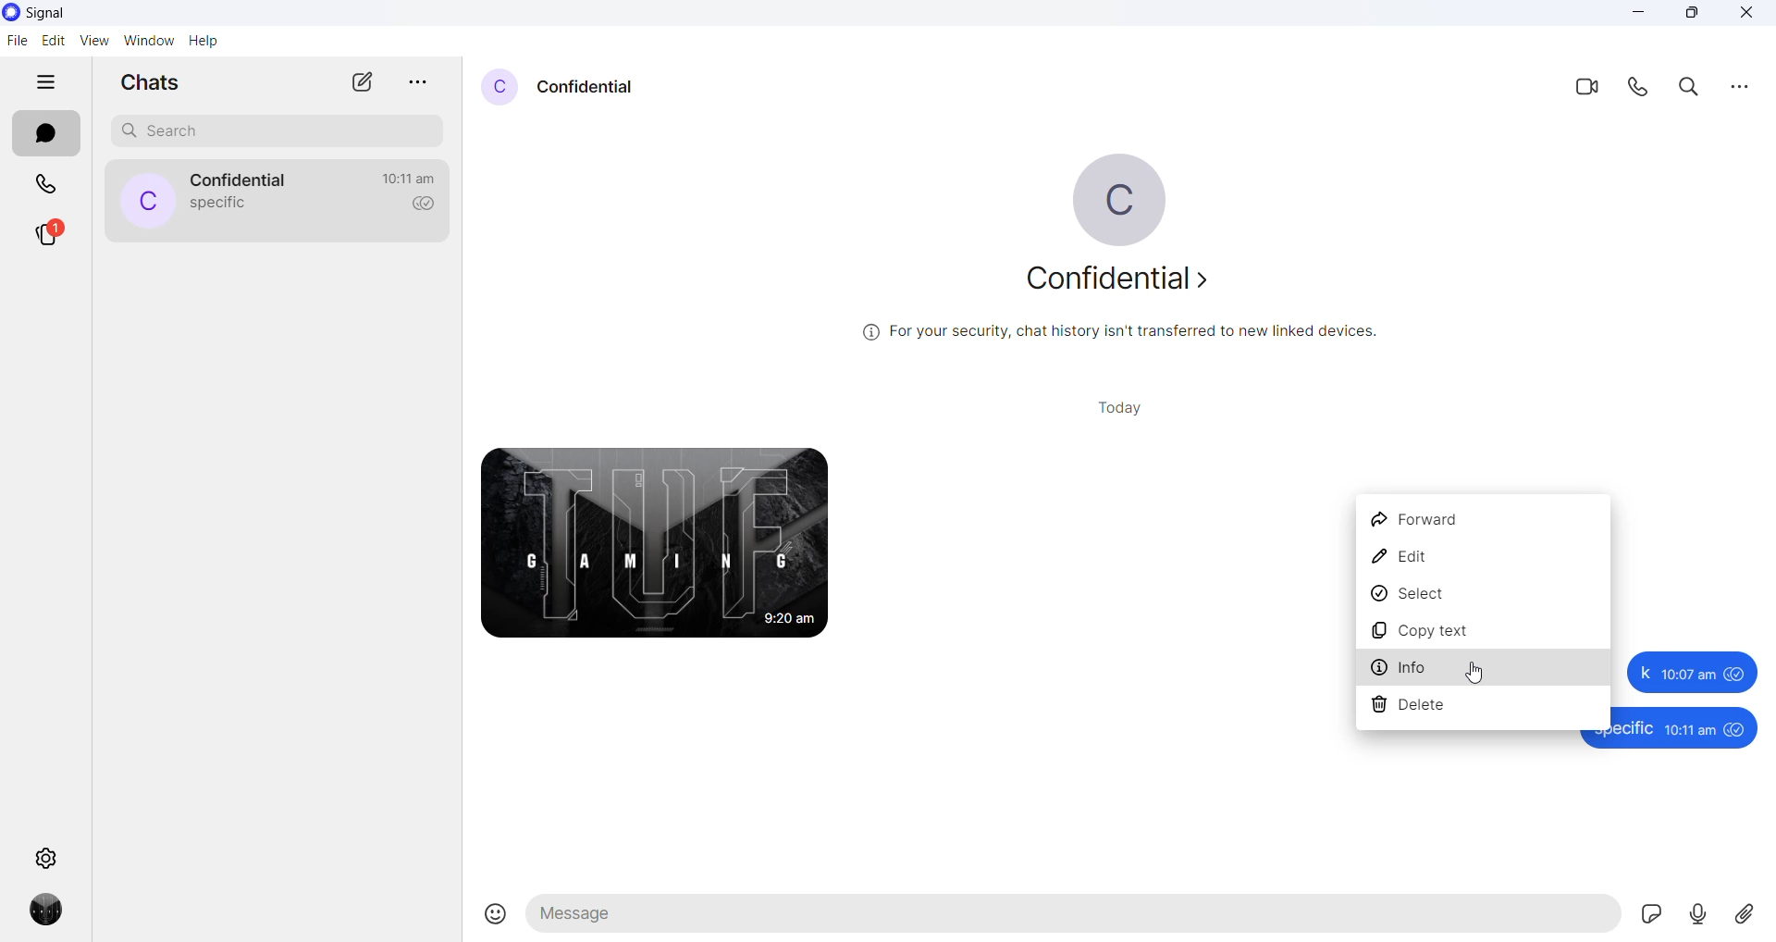 This screenshot has height=942, width=1776. I want to click on edit, so click(53, 41).